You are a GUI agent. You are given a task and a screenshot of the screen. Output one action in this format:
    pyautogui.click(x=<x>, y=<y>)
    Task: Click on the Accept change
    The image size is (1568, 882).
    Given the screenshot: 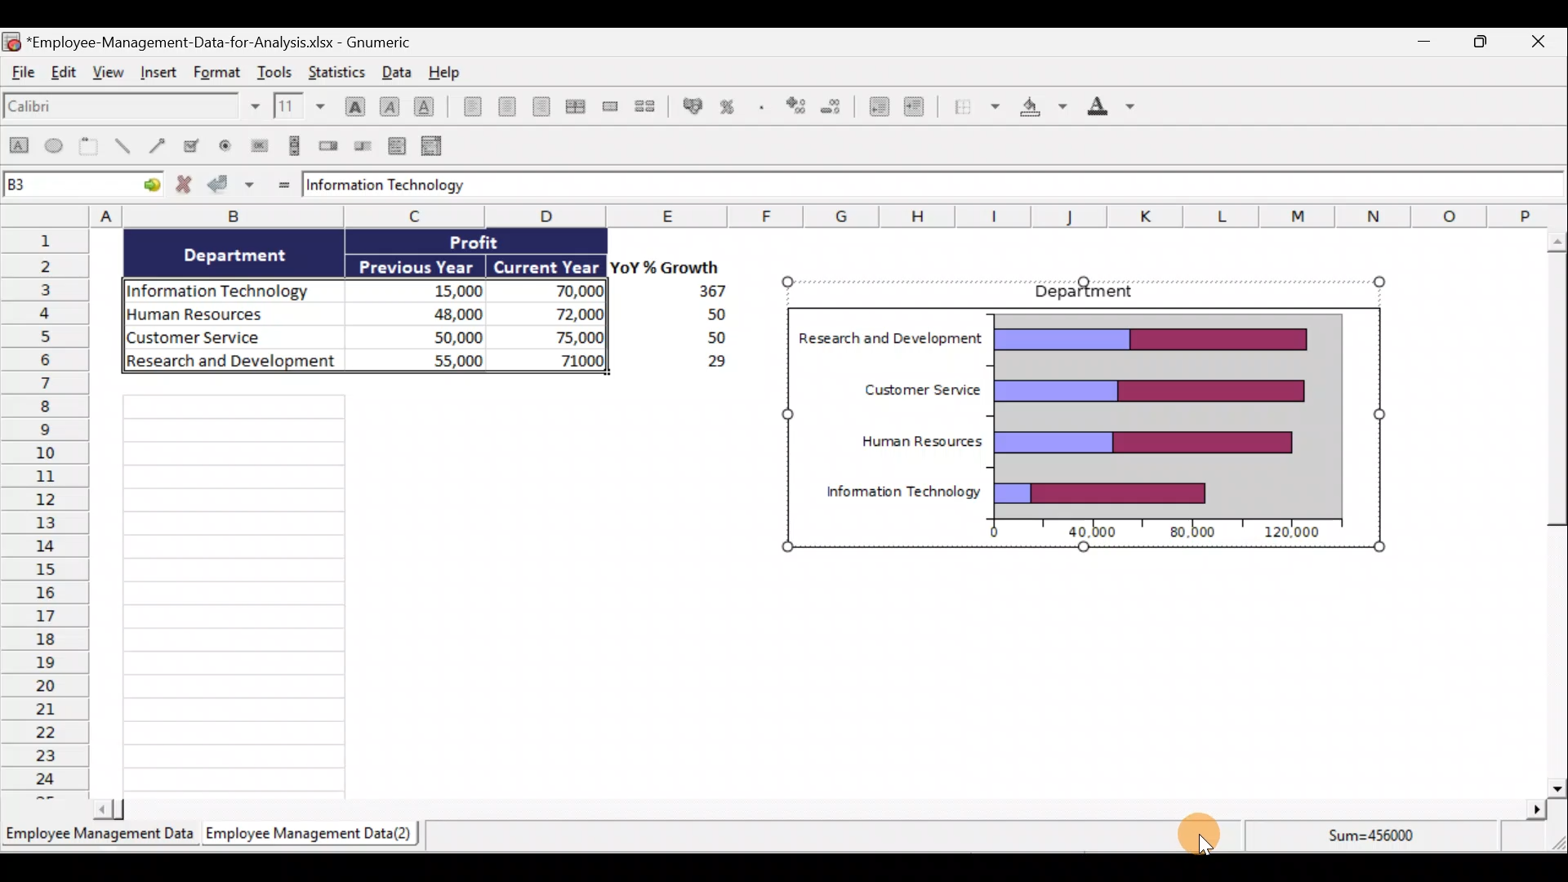 What is the action you would take?
    pyautogui.click(x=231, y=183)
    